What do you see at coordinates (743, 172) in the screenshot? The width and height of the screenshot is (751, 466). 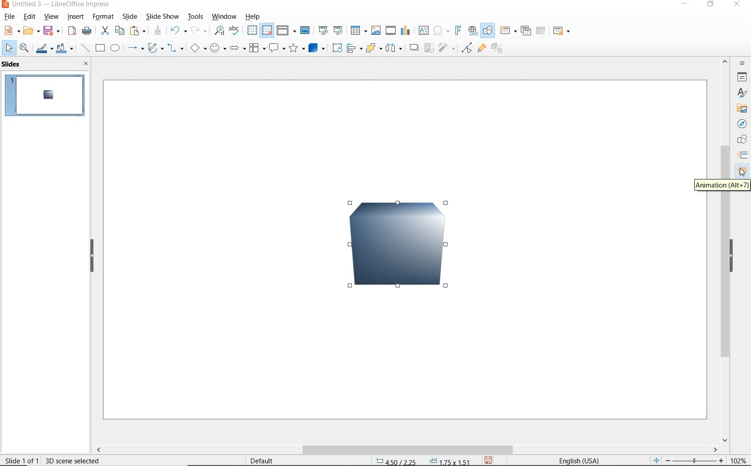 I see `ANNIMATION` at bounding box center [743, 172].